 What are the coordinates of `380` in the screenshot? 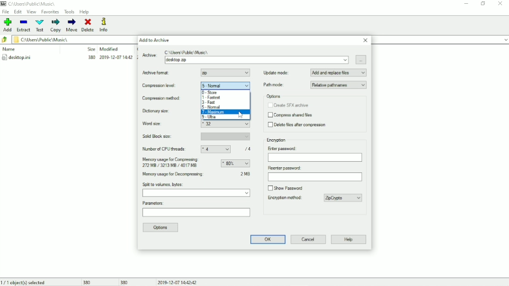 It's located at (87, 281).